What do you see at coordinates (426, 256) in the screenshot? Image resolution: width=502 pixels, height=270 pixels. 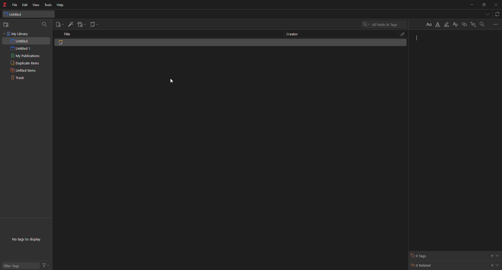 I see `0 tags` at bounding box center [426, 256].